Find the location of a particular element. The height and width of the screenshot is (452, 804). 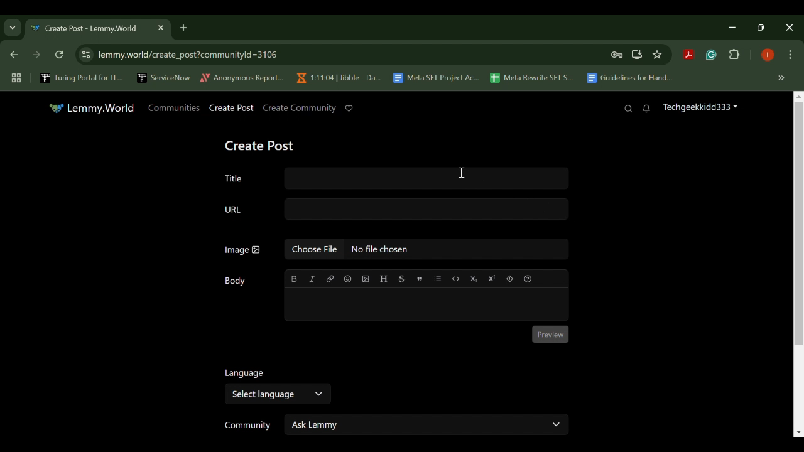

Community is located at coordinates (245, 426).